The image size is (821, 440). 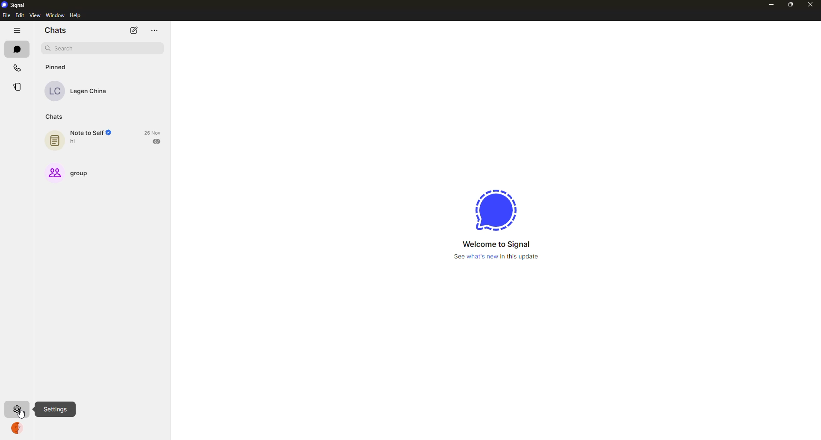 What do you see at coordinates (17, 409) in the screenshot?
I see `settings` at bounding box center [17, 409].